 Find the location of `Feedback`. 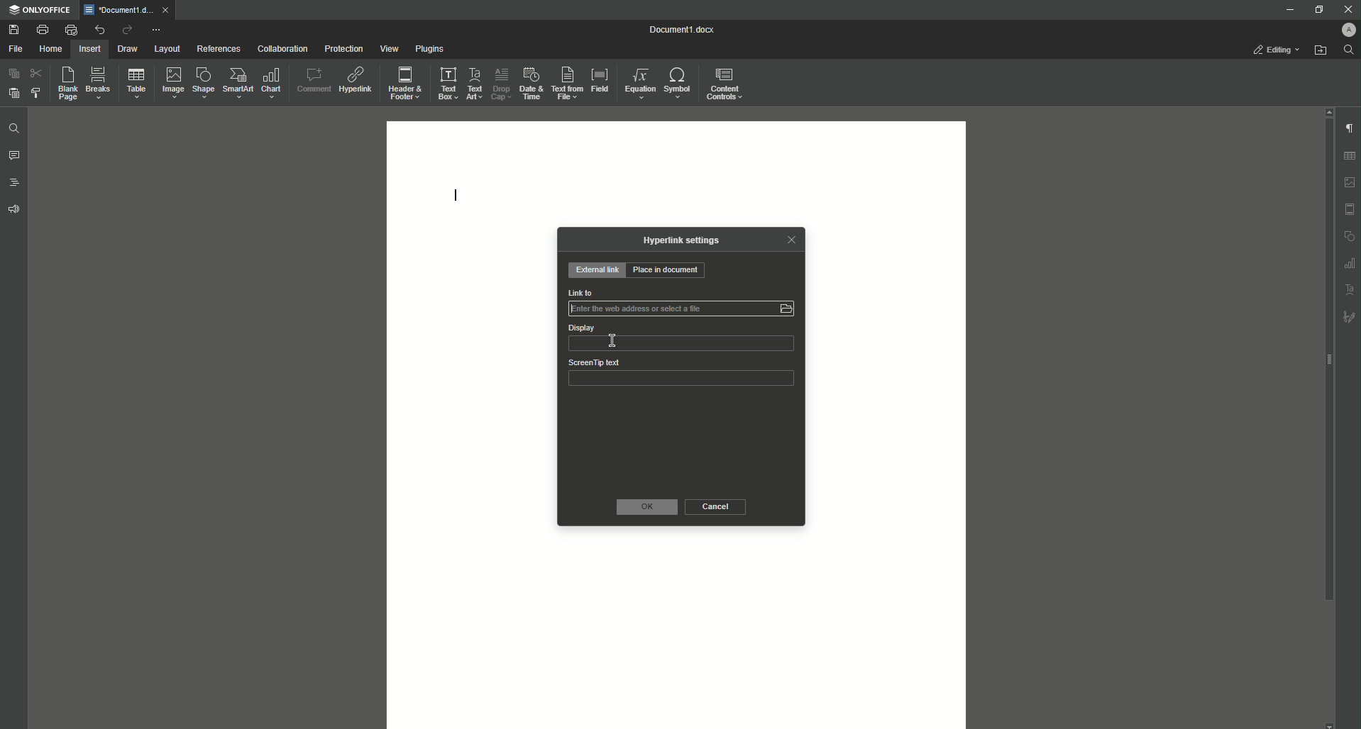

Feedback is located at coordinates (14, 209).